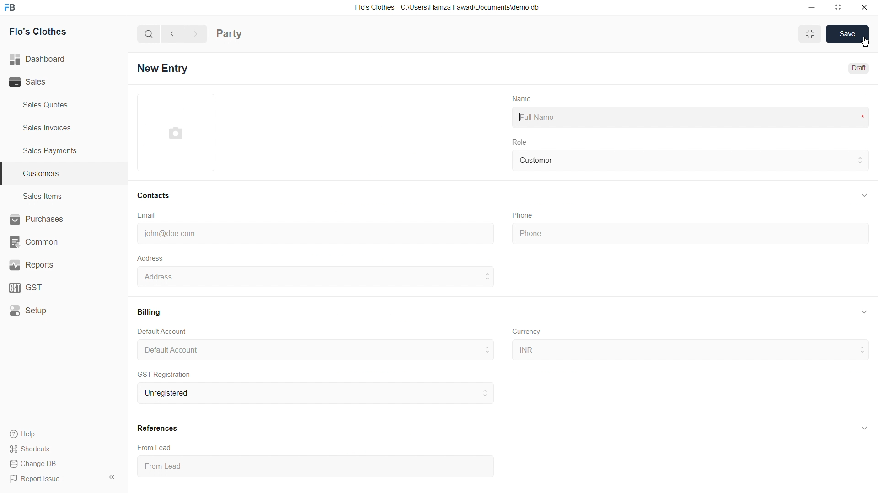 Image resolution: width=878 pixels, height=493 pixels. I want to click on GST, so click(27, 289).